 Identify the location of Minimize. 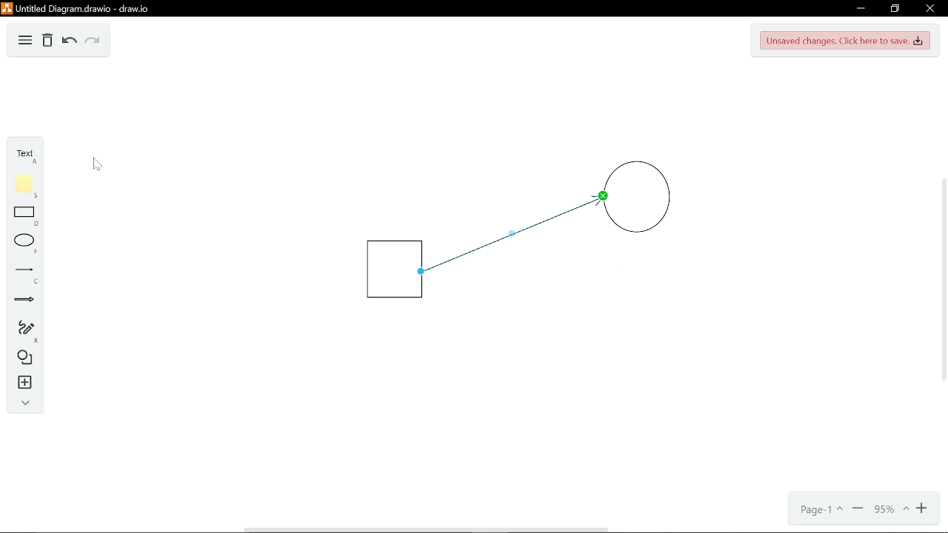
(861, 9).